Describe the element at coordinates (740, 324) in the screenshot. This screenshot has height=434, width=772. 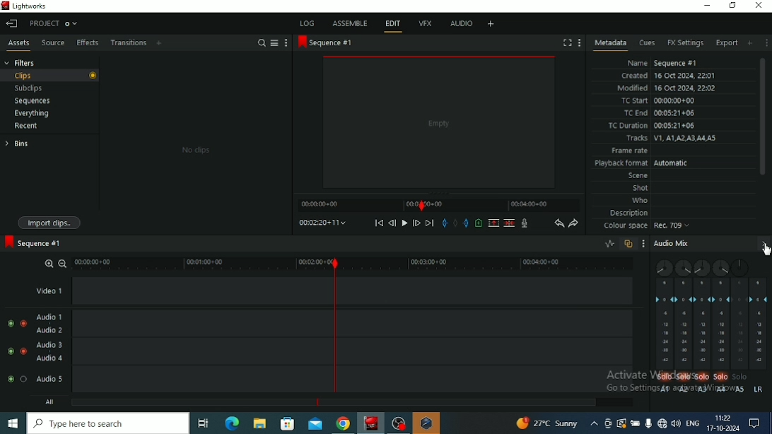
I see `Audio Mix A5` at that location.